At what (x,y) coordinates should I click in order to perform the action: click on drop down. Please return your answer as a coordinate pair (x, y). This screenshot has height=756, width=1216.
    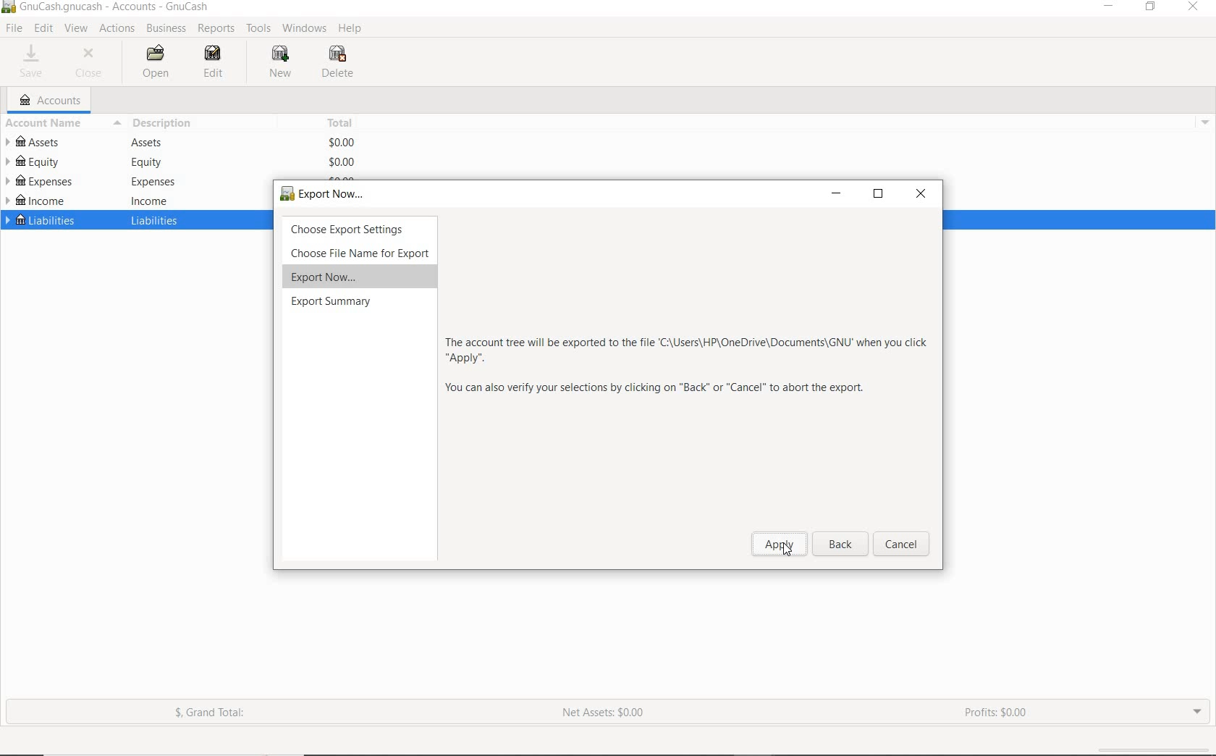
    Looking at the image, I should click on (1207, 122).